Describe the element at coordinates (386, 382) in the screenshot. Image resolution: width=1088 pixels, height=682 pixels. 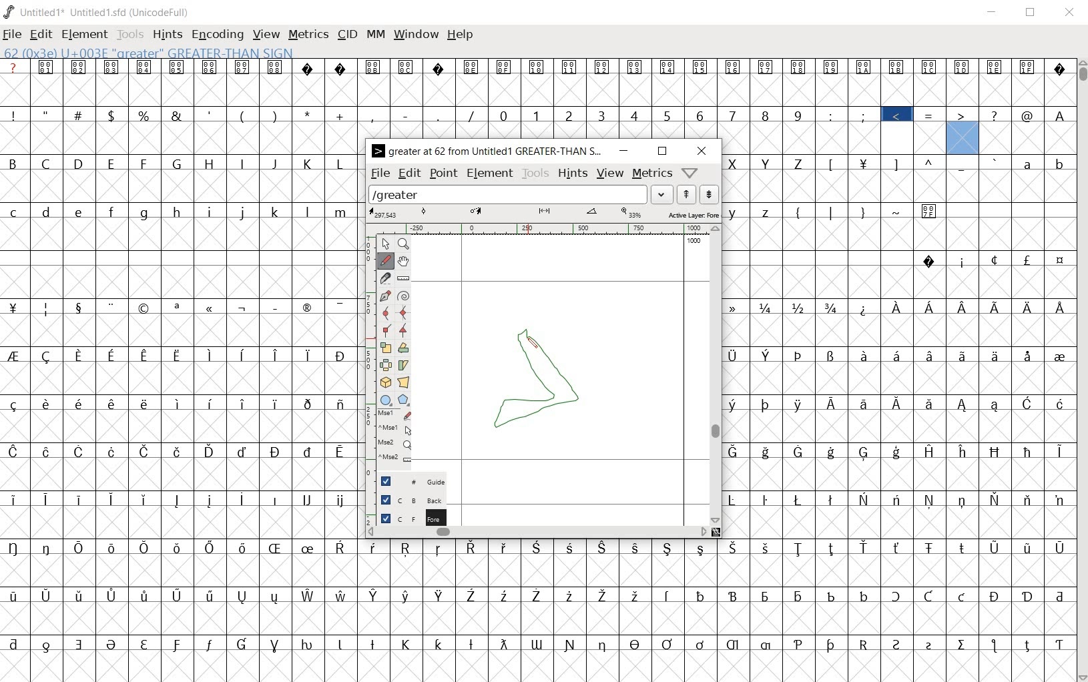
I see `rotate the selection in 3D and project back to plane` at that location.